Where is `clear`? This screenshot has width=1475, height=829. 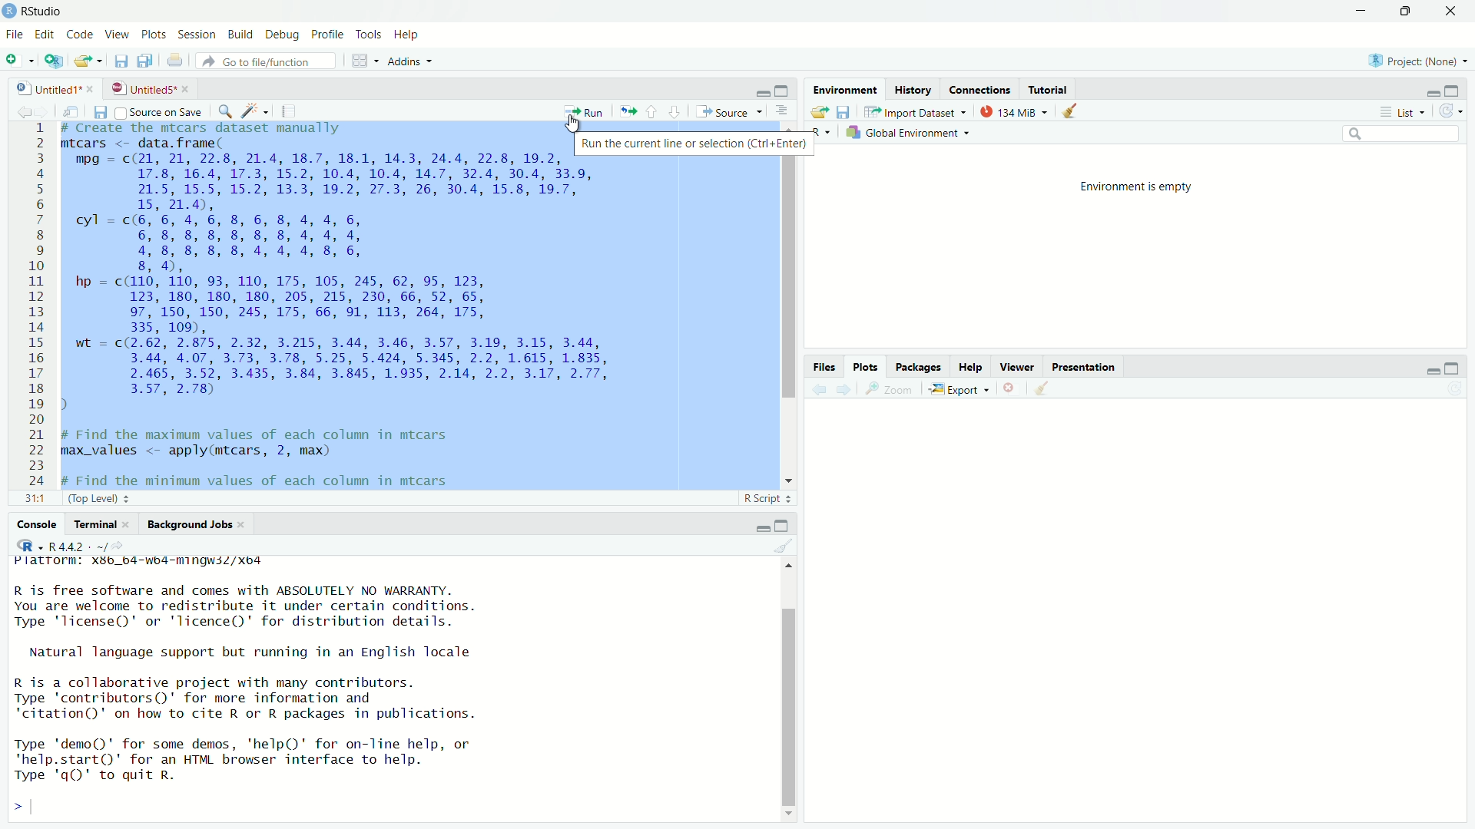 clear is located at coordinates (1052, 390).